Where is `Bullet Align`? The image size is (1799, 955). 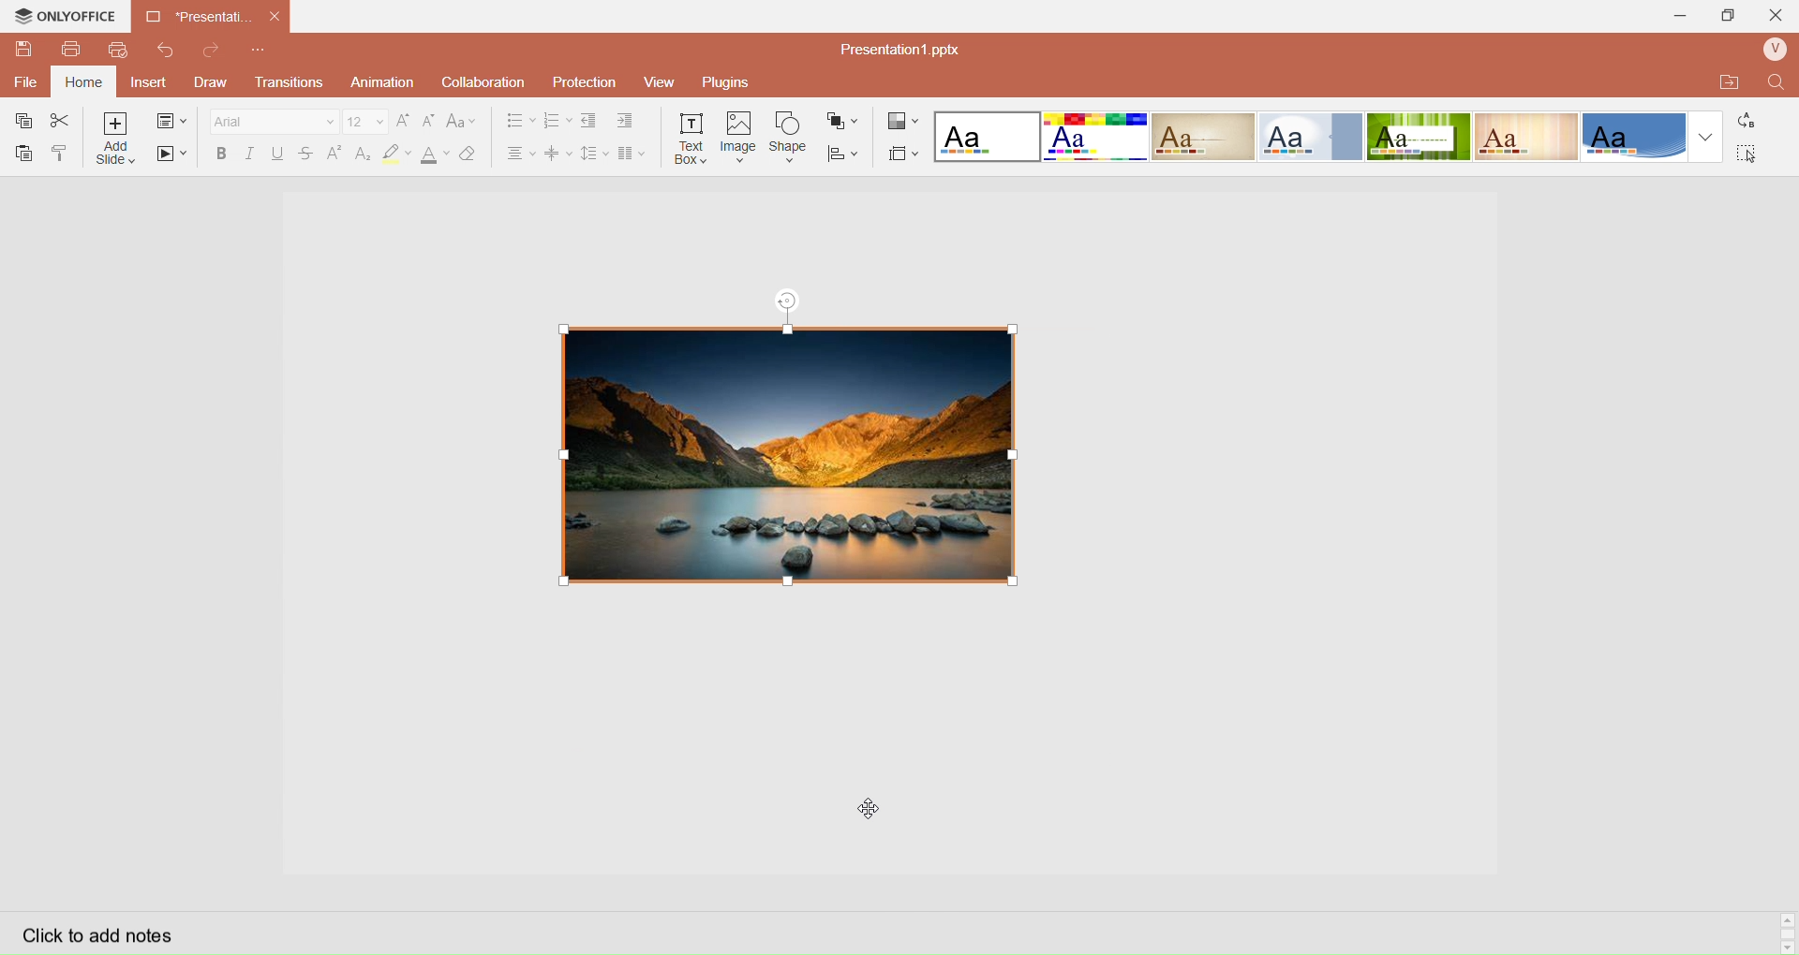
Bullet Align is located at coordinates (519, 121).